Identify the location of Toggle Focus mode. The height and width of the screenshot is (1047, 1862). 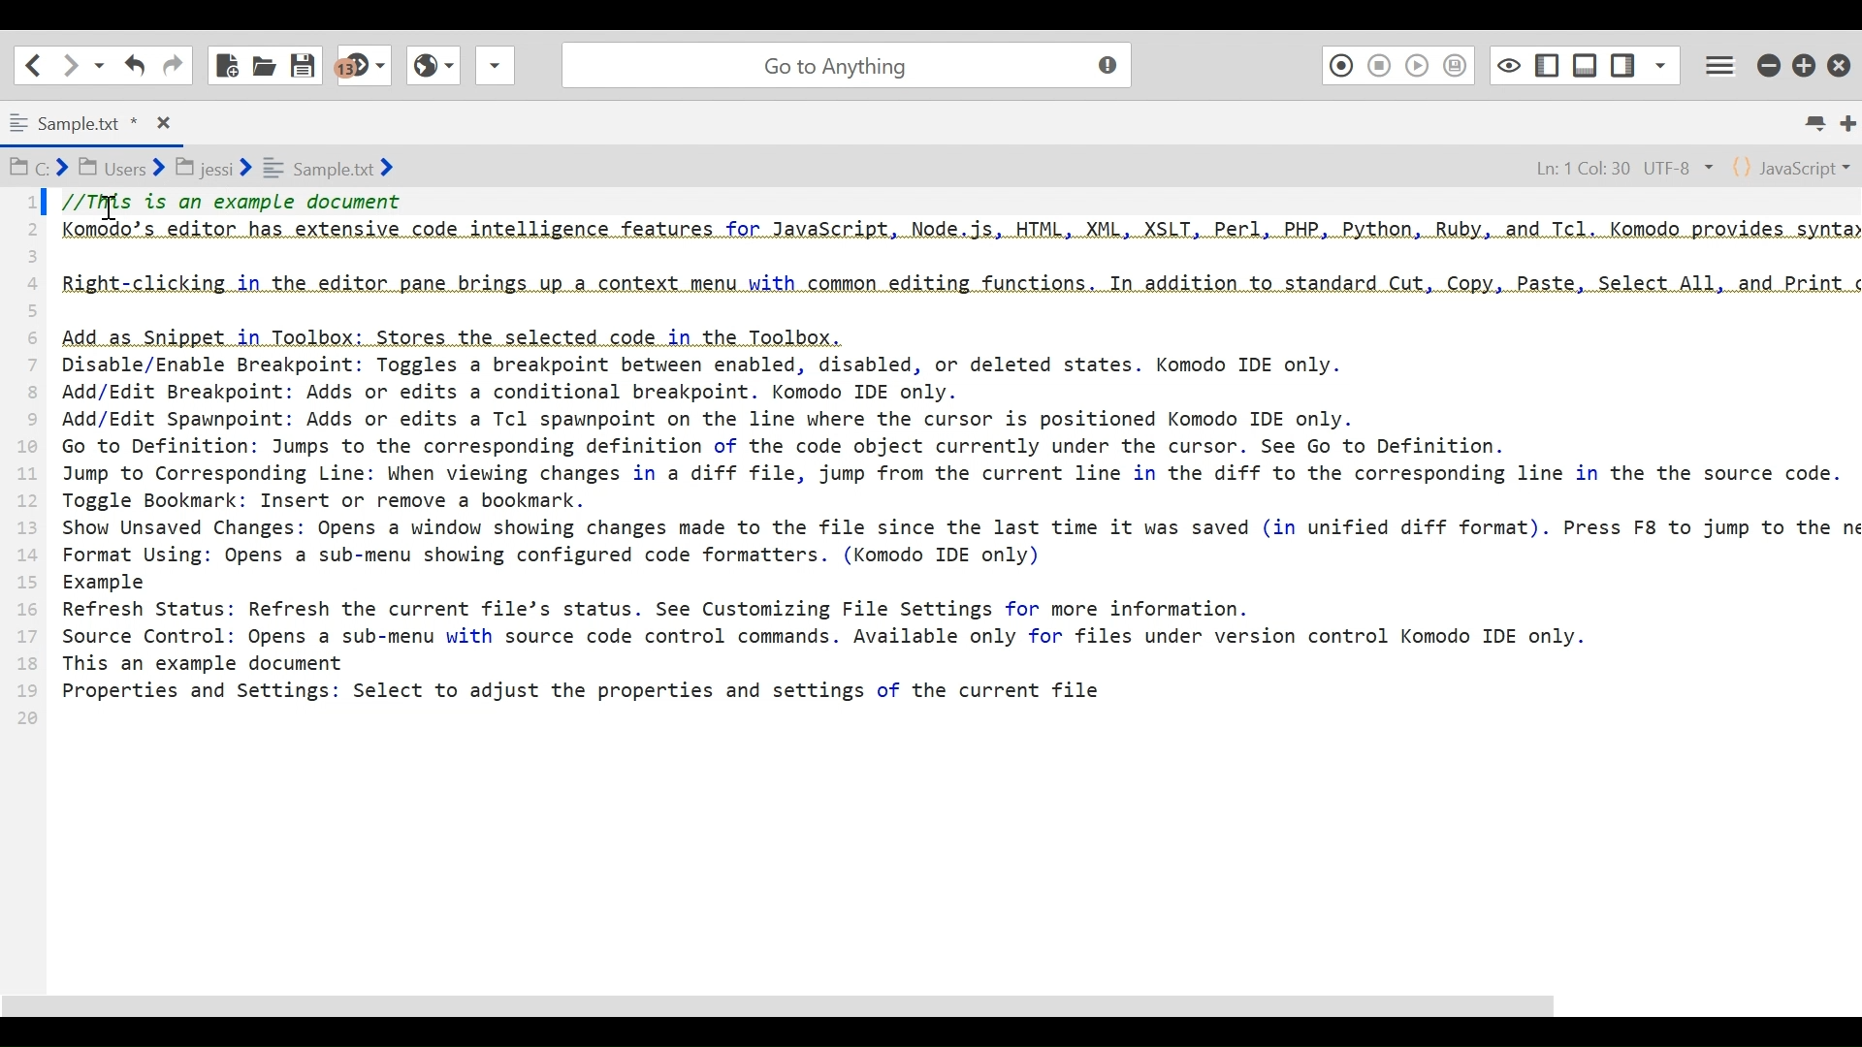
(1506, 64).